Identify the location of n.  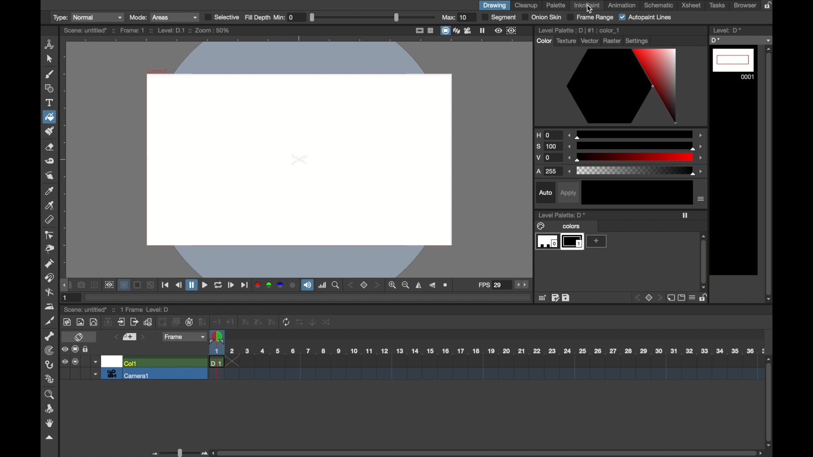
(190, 322).